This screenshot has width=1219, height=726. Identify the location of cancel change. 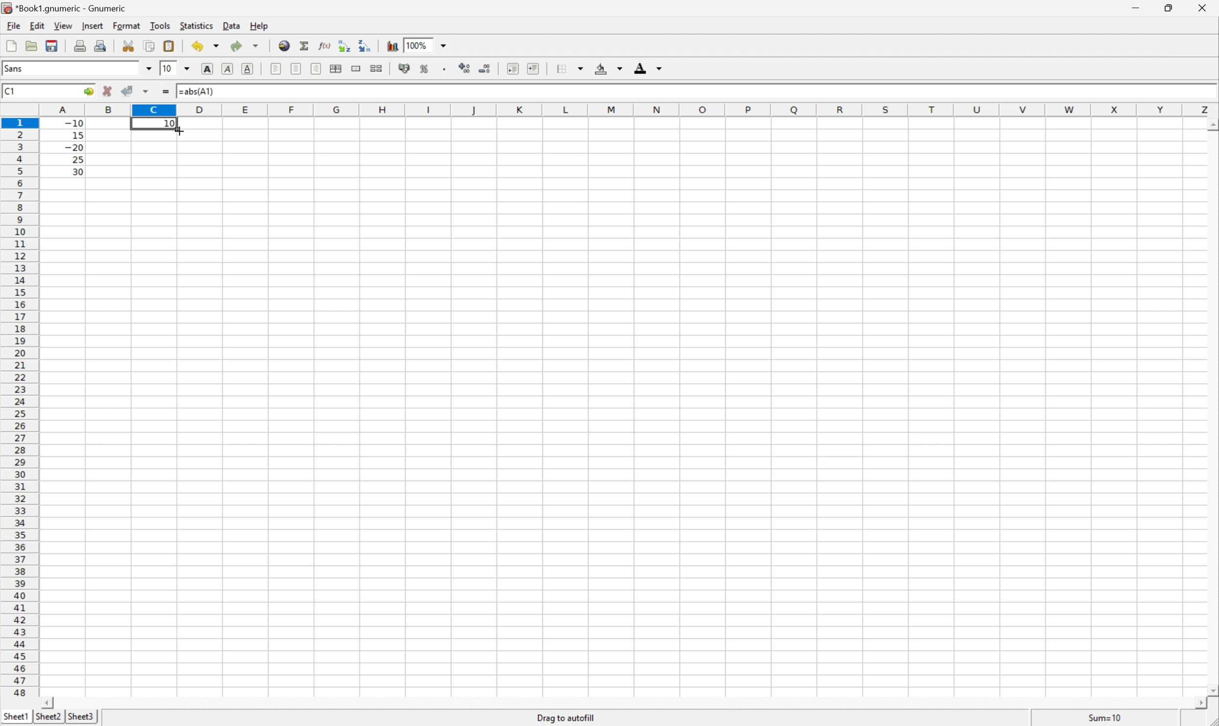
(108, 93).